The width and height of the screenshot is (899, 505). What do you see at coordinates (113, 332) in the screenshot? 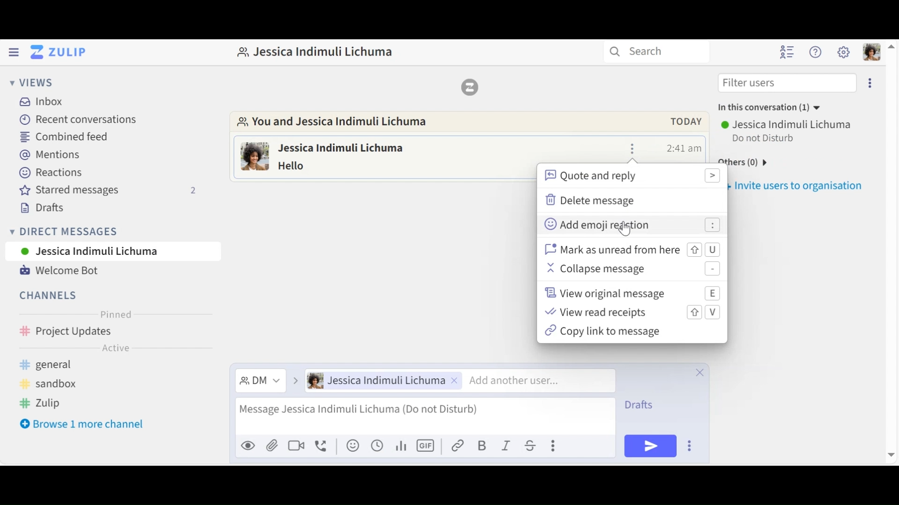
I see `Channel` at bounding box center [113, 332].